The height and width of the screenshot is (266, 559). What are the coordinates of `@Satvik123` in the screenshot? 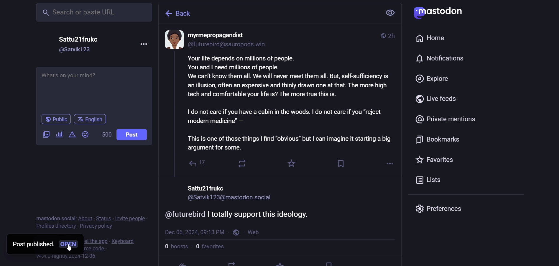 It's located at (76, 50).